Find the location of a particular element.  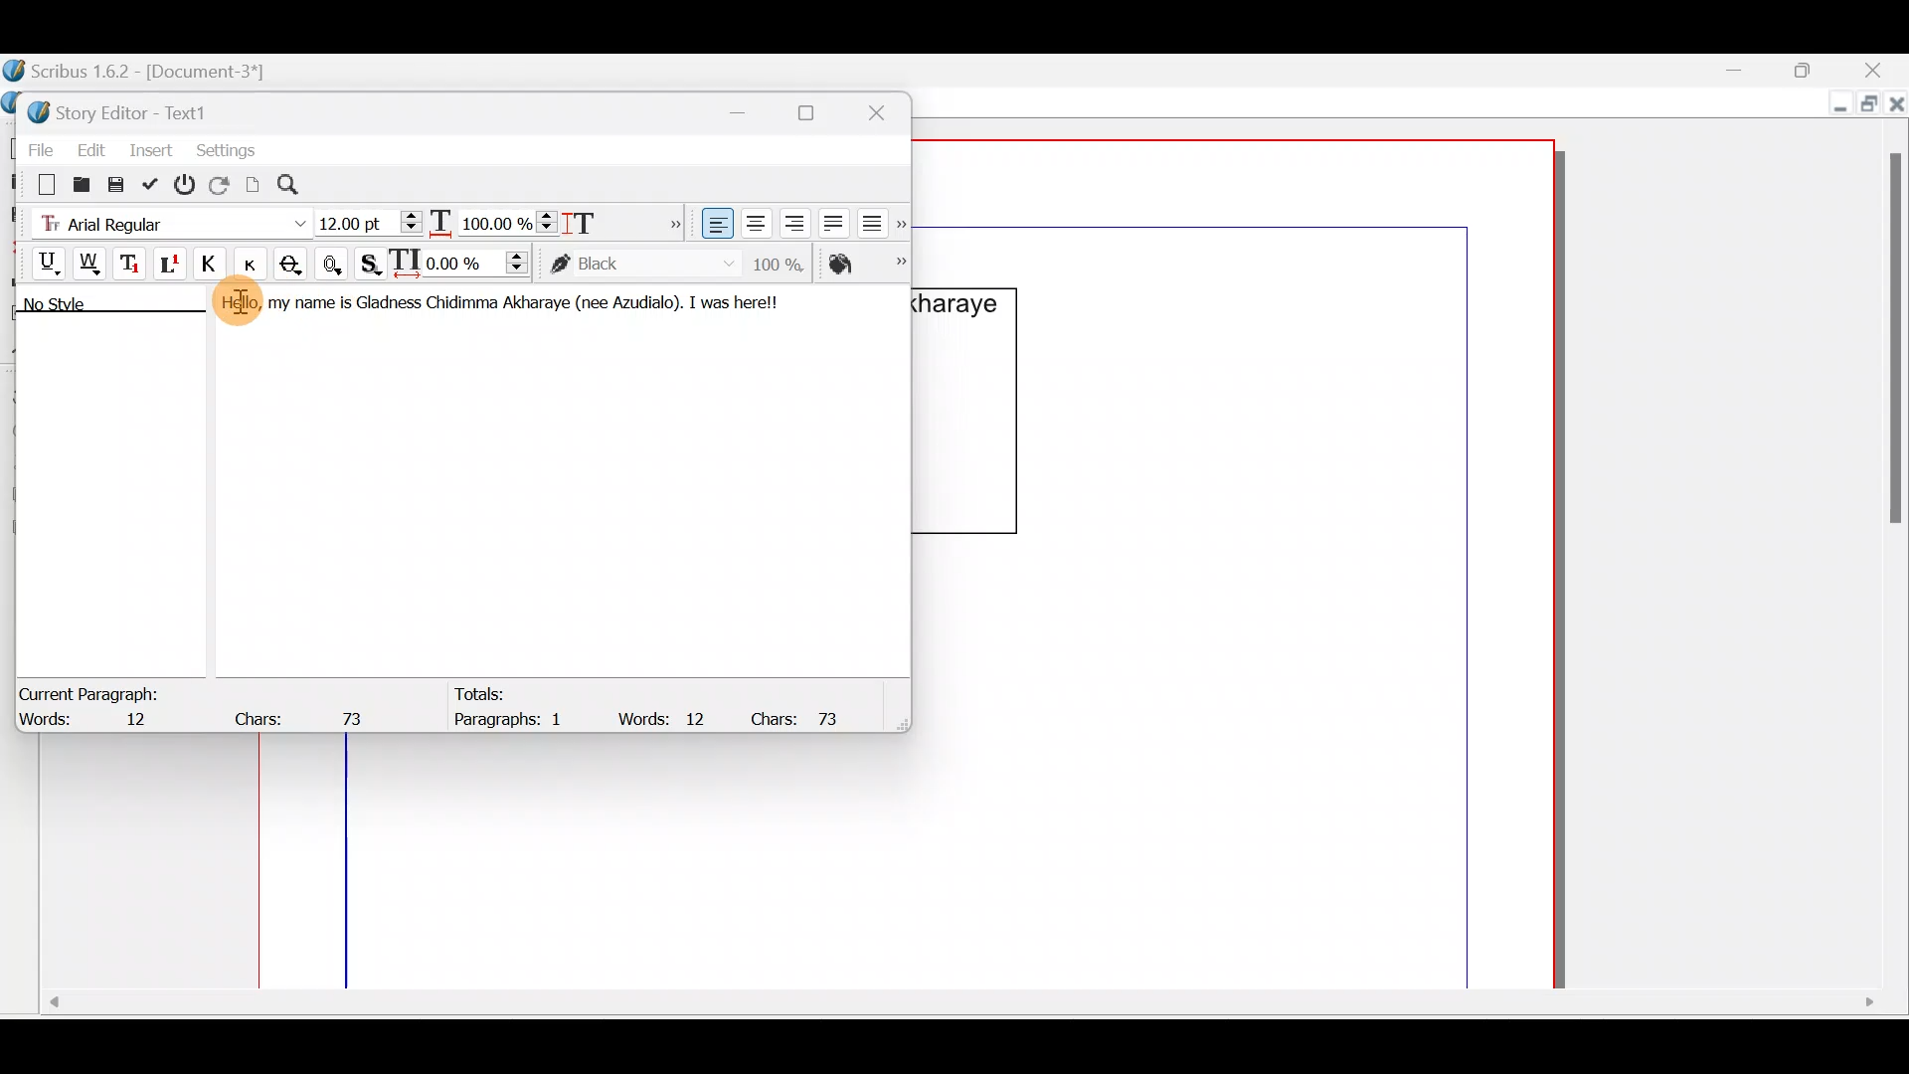

Align text center is located at coordinates (754, 220).